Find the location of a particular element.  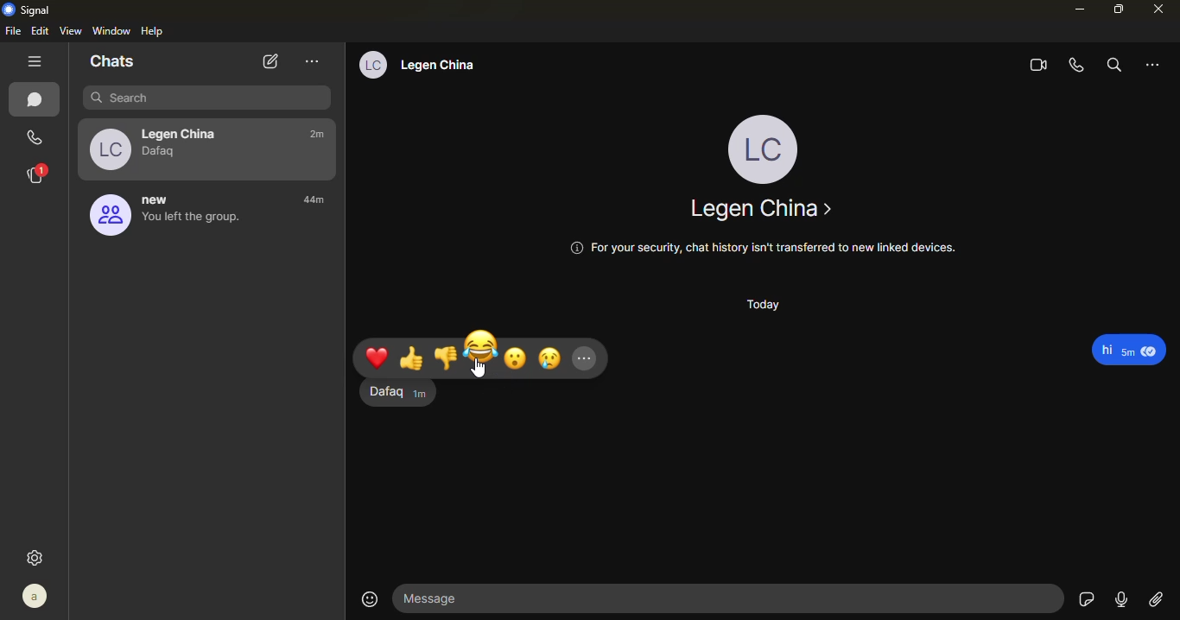

profile is located at coordinates (36, 596).